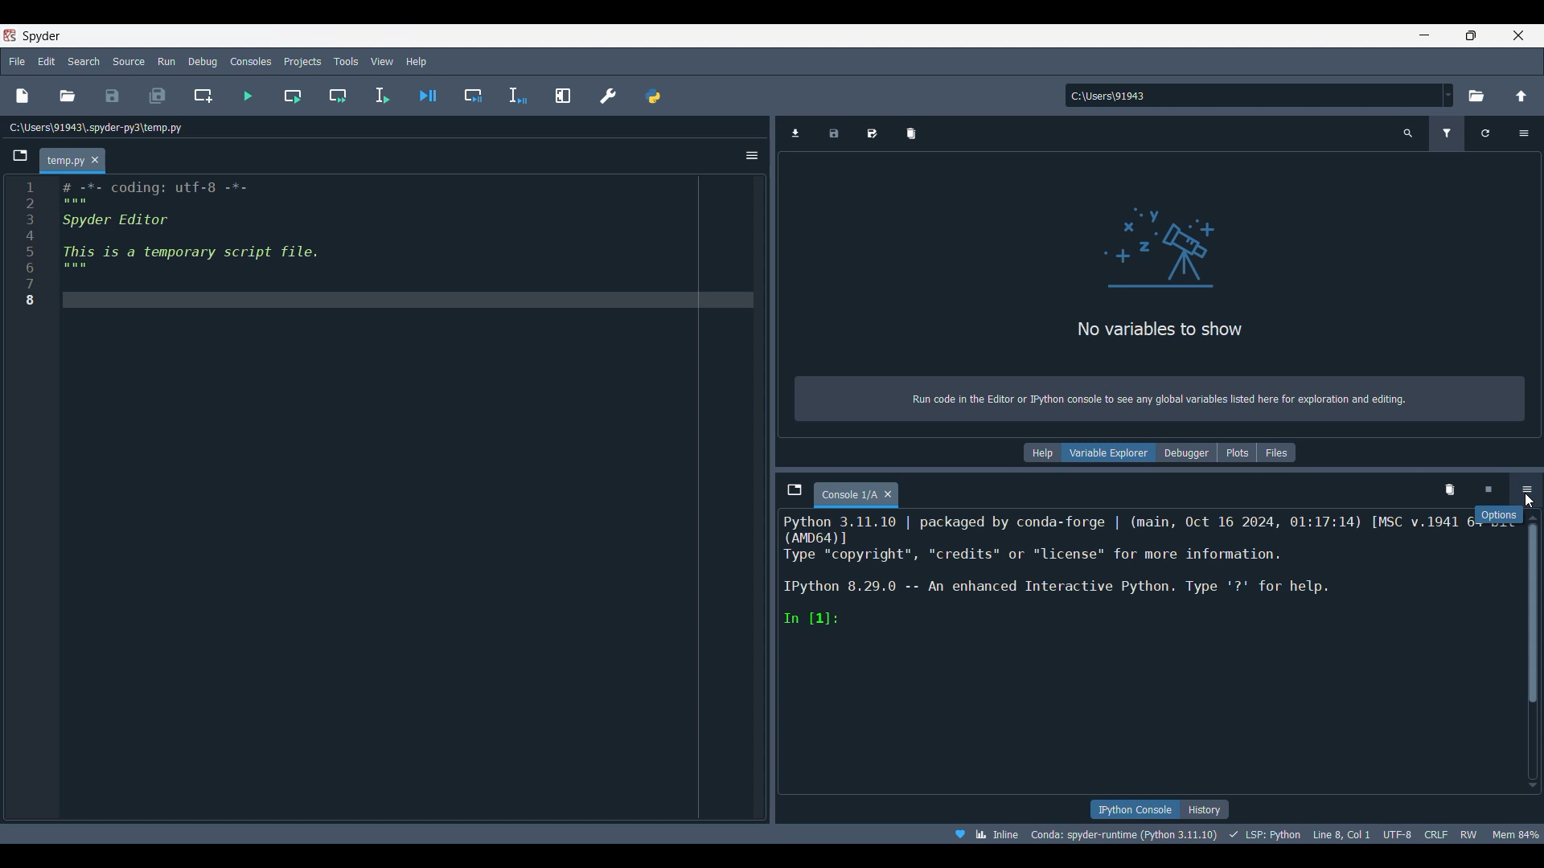 The height and width of the screenshot is (868, 1544). I want to click on Projects menu, so click(303, 61).